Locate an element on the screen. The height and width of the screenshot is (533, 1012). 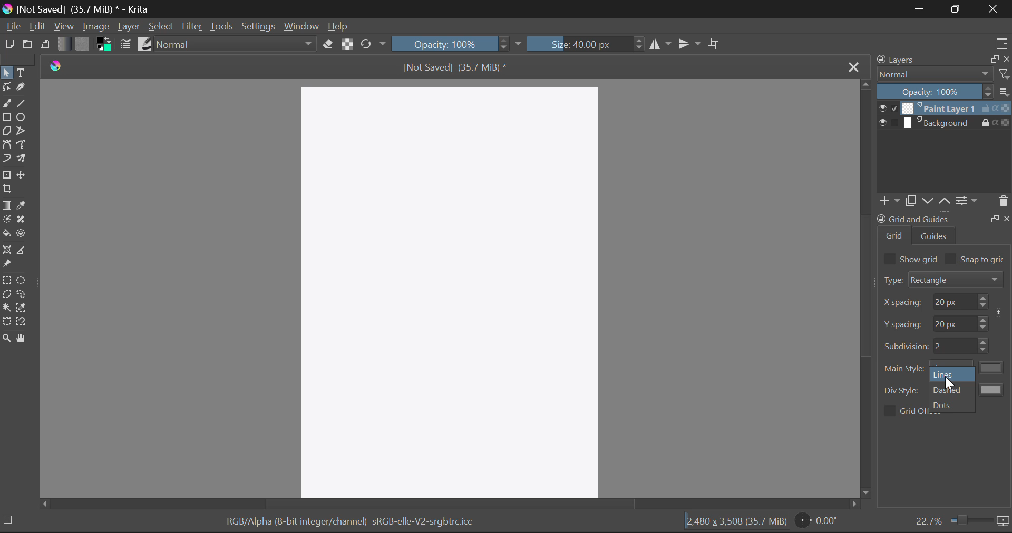
sub division is located at coordinates (906, 345).